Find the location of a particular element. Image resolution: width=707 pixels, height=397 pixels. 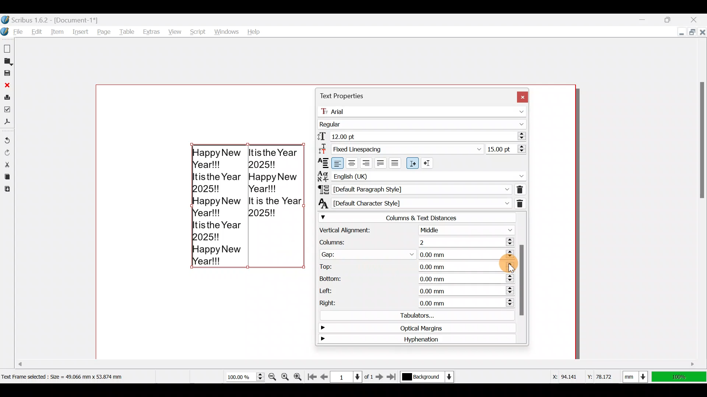

Text Alignment is located at coordinates (321, 162).